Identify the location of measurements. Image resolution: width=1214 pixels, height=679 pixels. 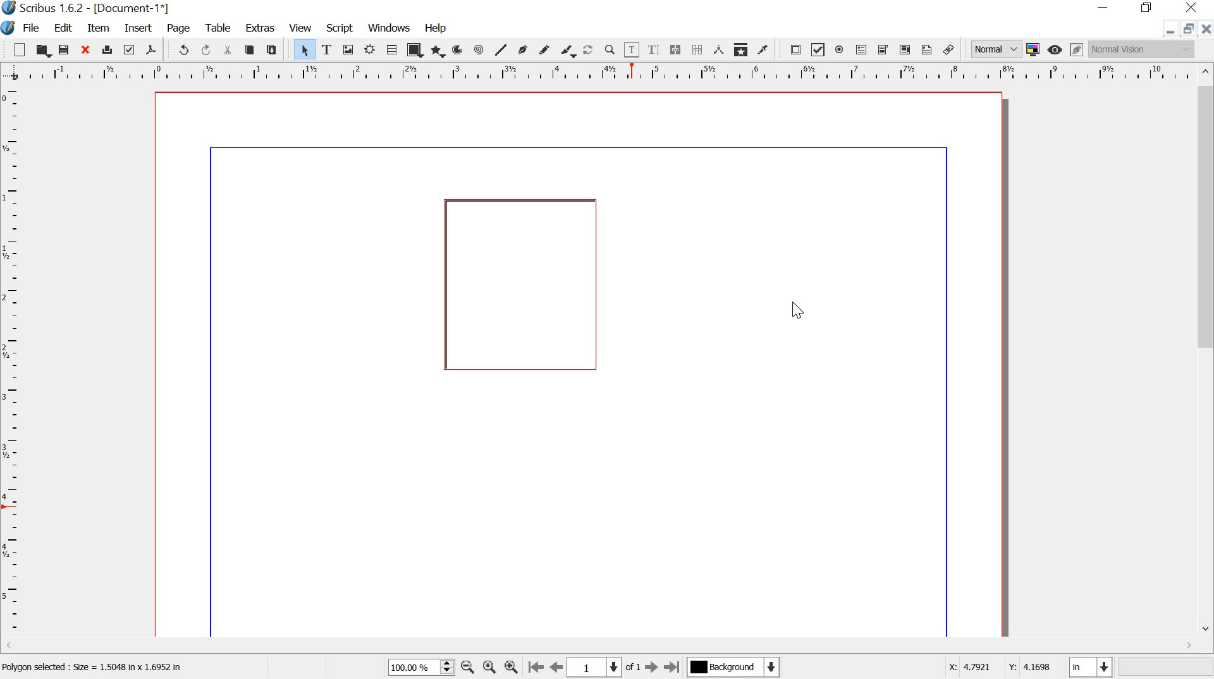
(720, 51).